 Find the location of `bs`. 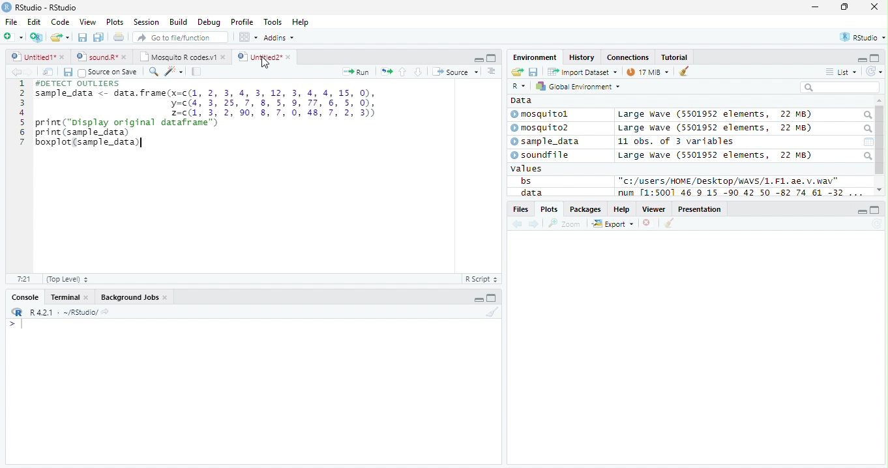

bs is located at coordinates (525, 181).